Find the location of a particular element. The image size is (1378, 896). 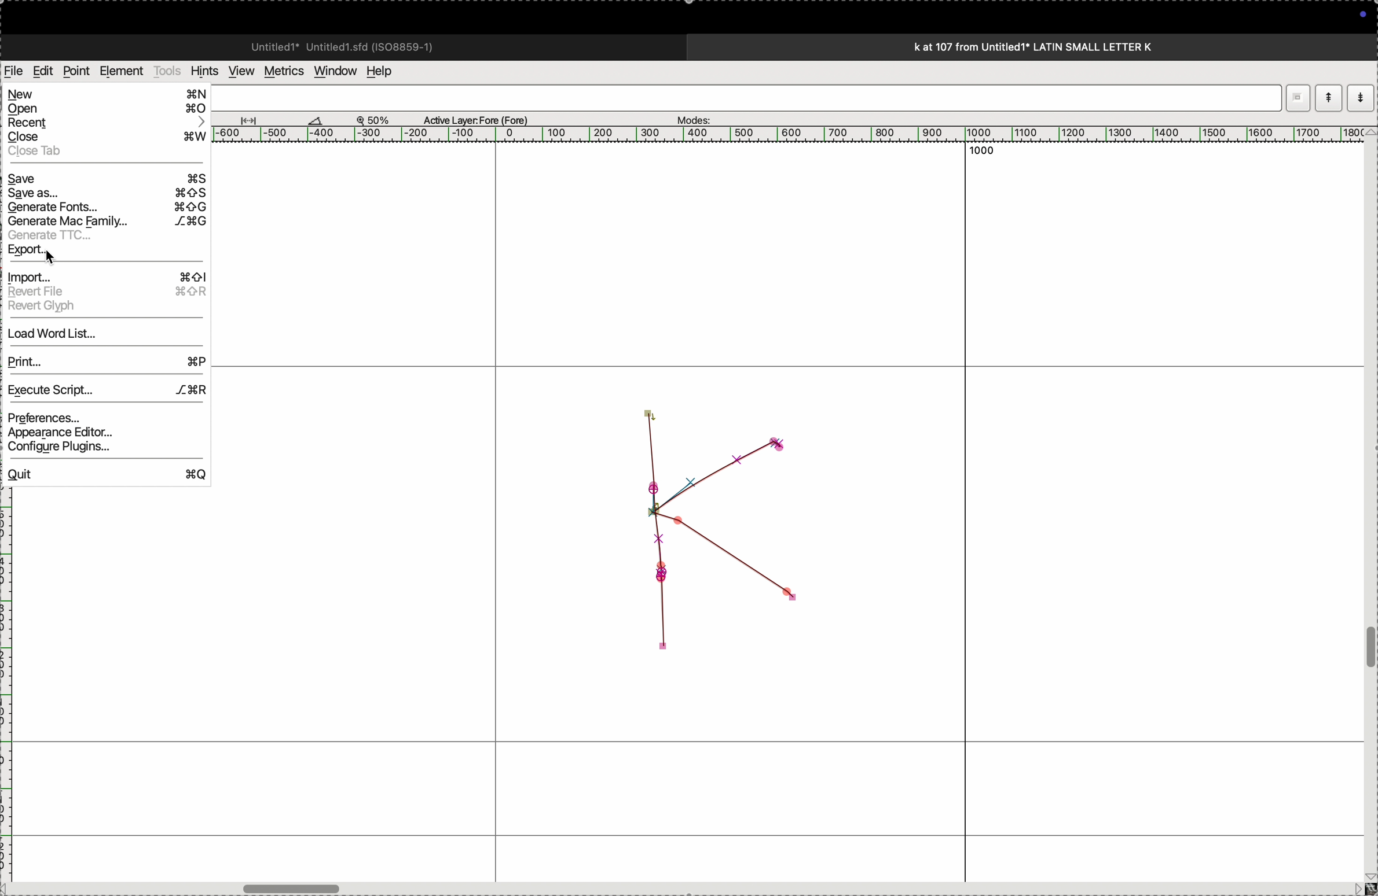

quit is located at coordinates (105, 475).